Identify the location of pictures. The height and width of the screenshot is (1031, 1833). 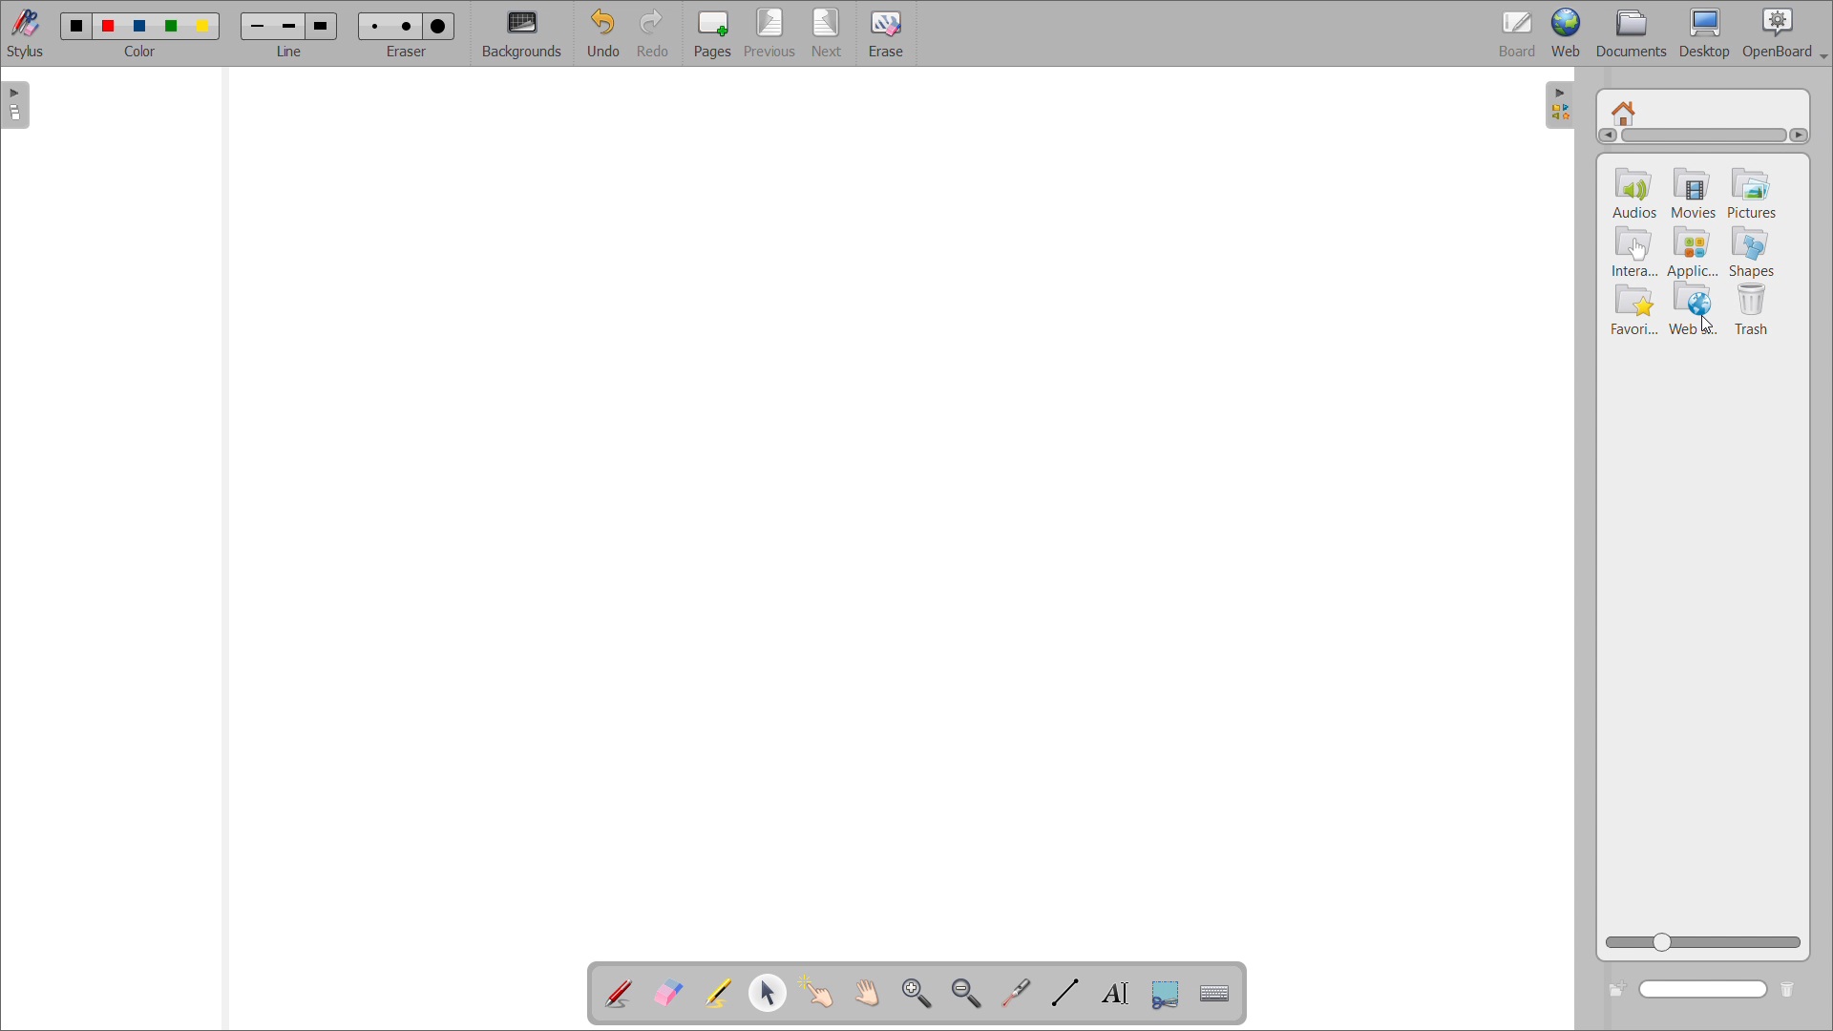
(1754, 192).